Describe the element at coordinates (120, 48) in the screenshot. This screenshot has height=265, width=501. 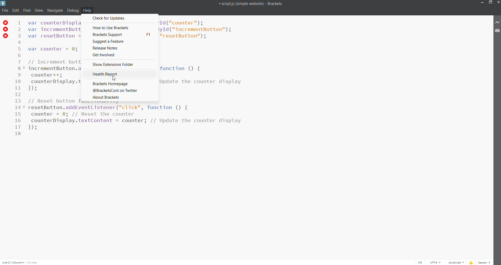
I see `release notes` at that location.